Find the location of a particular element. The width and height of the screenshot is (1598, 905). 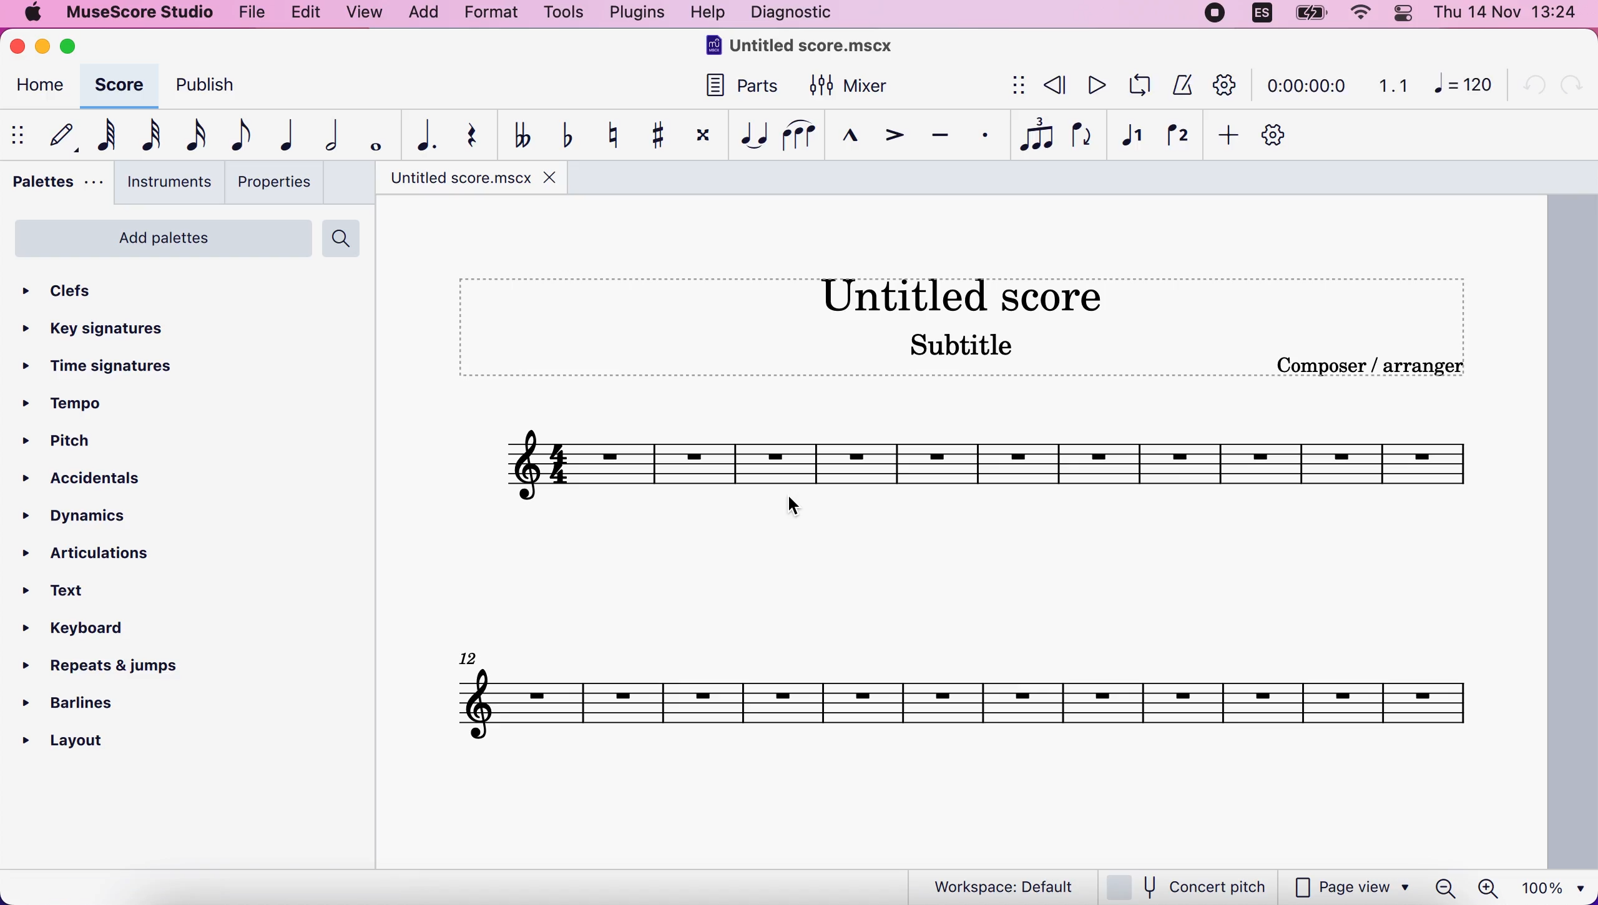

32nd note is located at coordinates (147, 137).